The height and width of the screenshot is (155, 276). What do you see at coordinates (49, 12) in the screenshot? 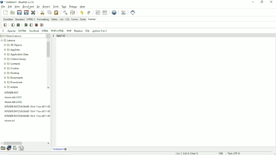
I see `Copy` at bounding box center [49, 12].